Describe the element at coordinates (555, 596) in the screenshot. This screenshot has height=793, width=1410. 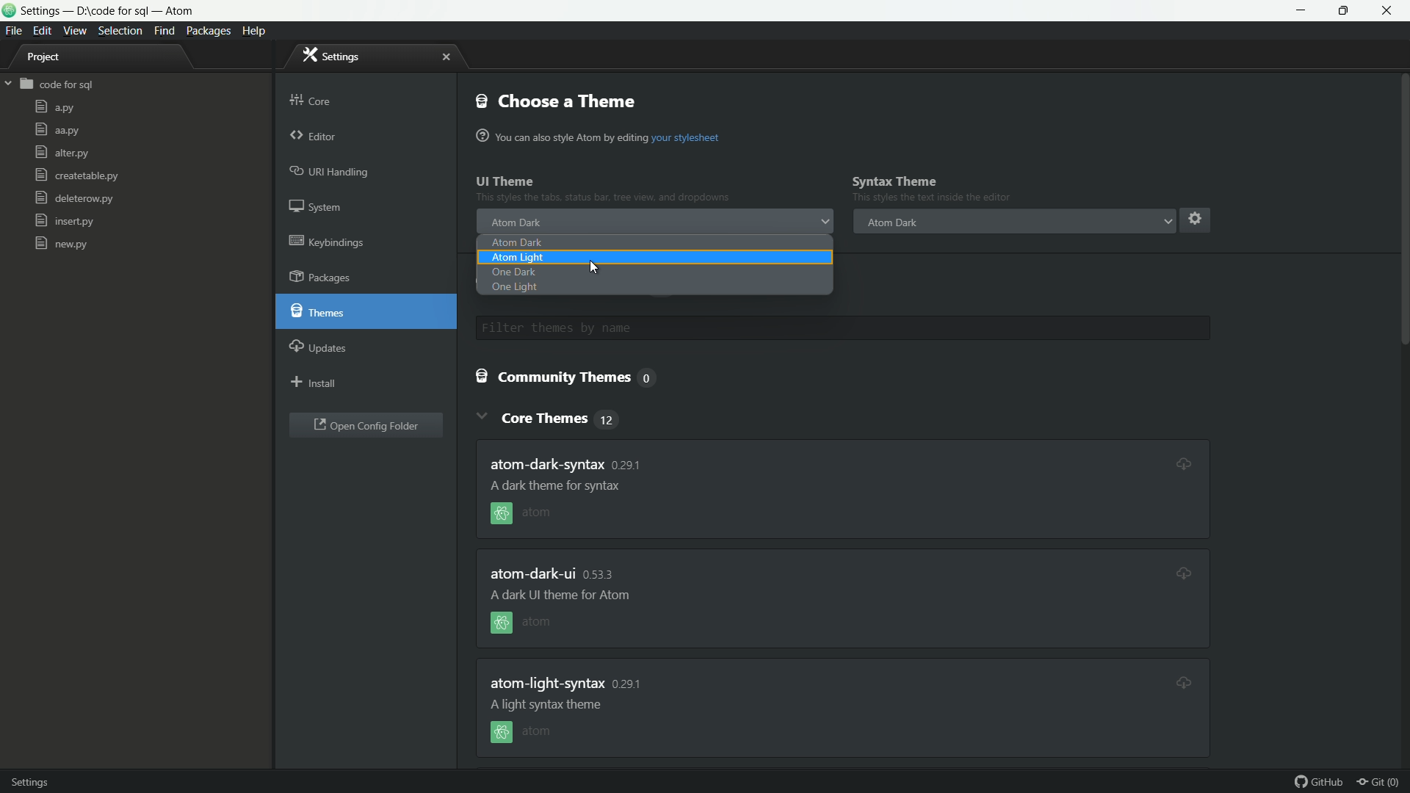
I see `a dark theme for syntax` at that location.